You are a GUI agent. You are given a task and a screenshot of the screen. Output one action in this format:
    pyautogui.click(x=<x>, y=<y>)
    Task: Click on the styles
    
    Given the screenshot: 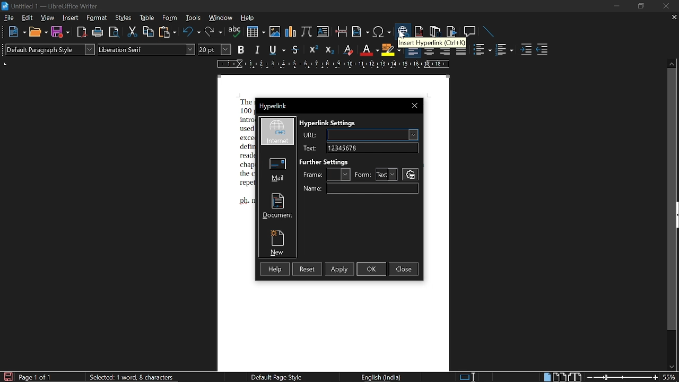 What is the action you would take?
    pyautogui.click(x=124, y=18)
    